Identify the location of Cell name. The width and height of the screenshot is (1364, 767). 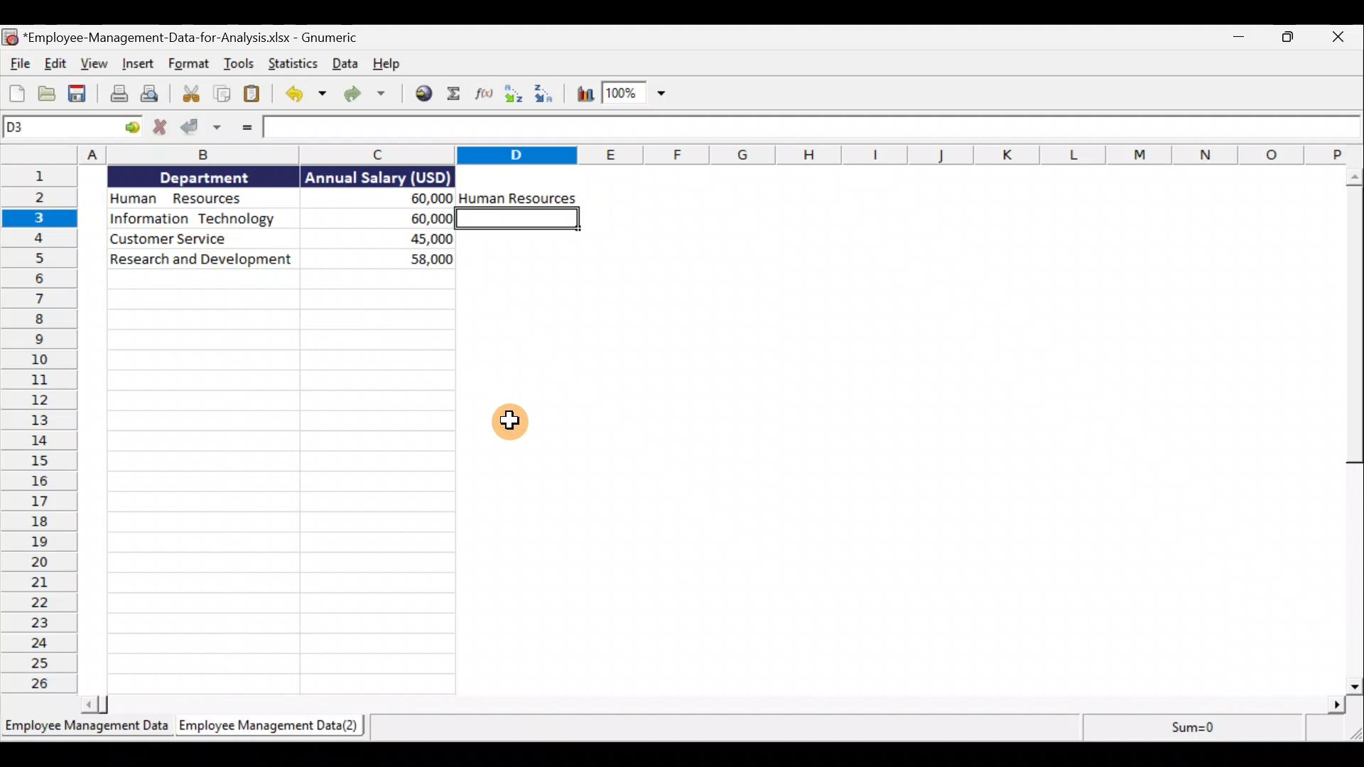
(73, 127).